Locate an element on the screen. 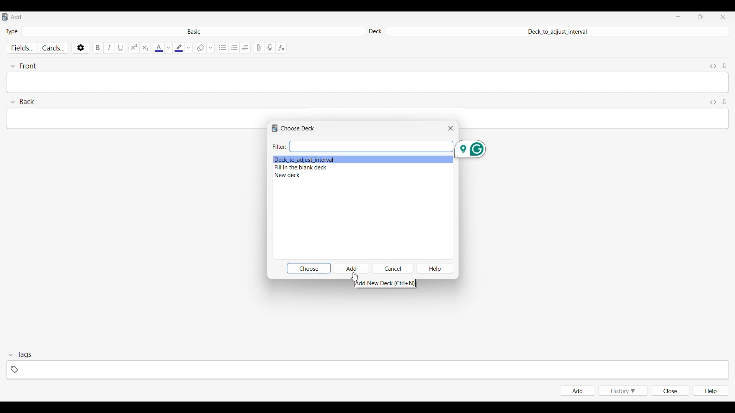 Image resolution: width=735 pixels, height=413 pixels. Collapse Back field is located at coordinates (23, 102).